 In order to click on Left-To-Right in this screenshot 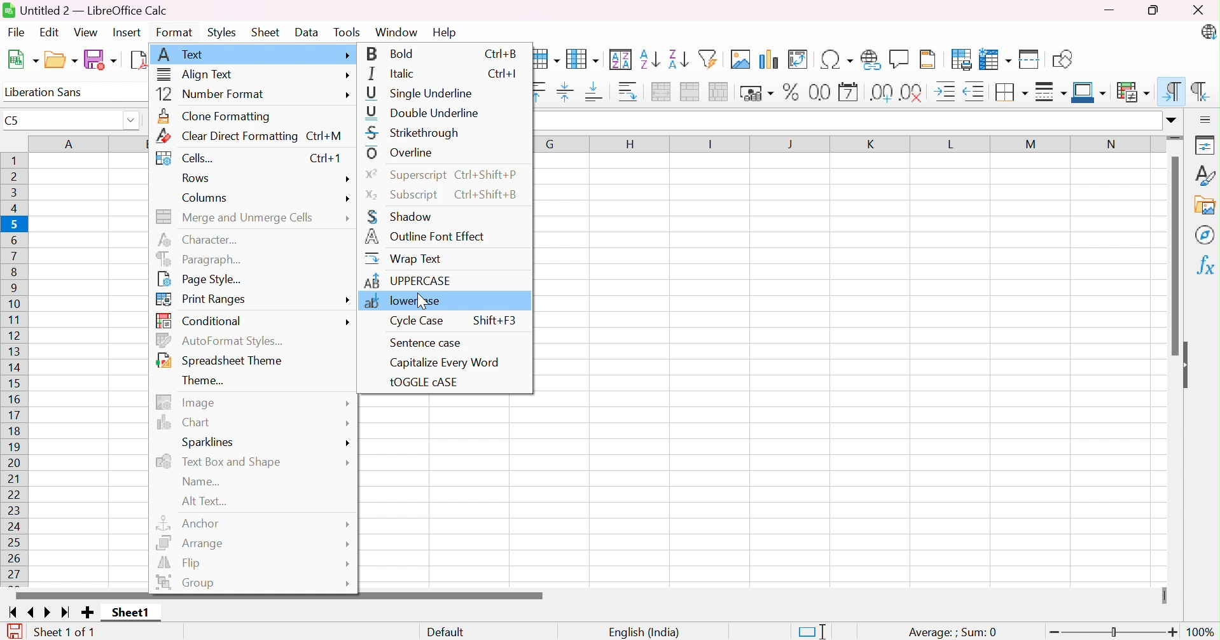, I will do `click(1169, 91)`.